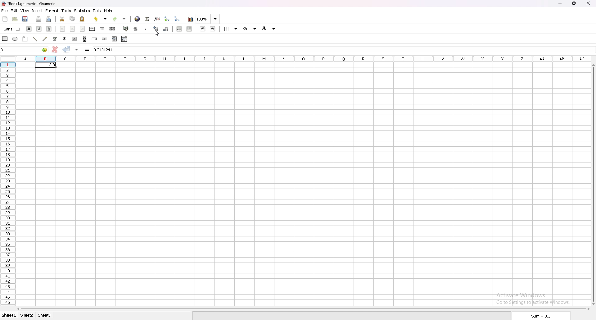  Describe the element at coordinates (155, 29) in the screenshot. I see `increase decimal` at that location.